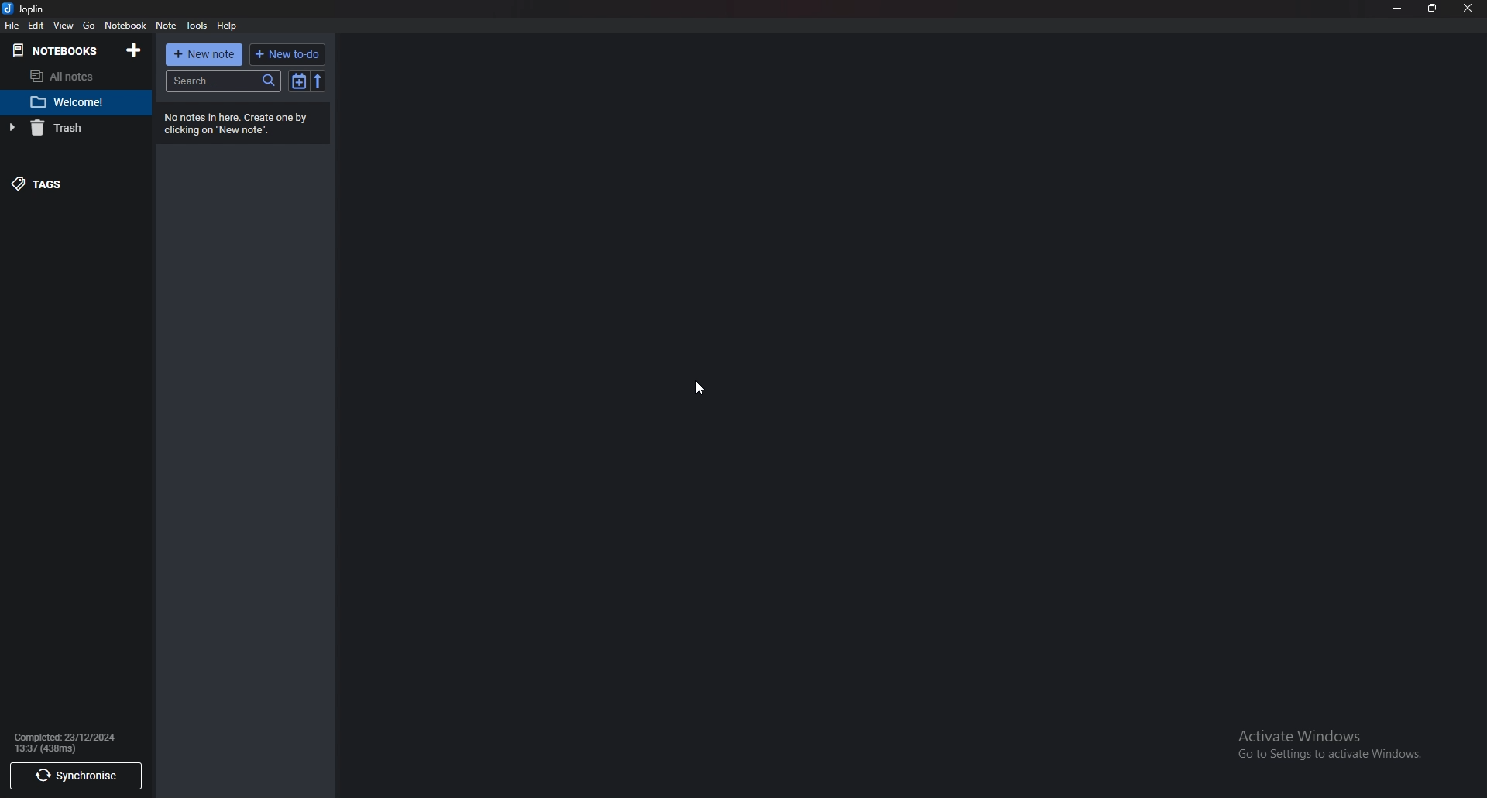 The height and width of the screenshot is (798, 1487). What do you see at coordinates (68, 76) in the screenshot?
I see `All notes` at bounding box center [68, 76].